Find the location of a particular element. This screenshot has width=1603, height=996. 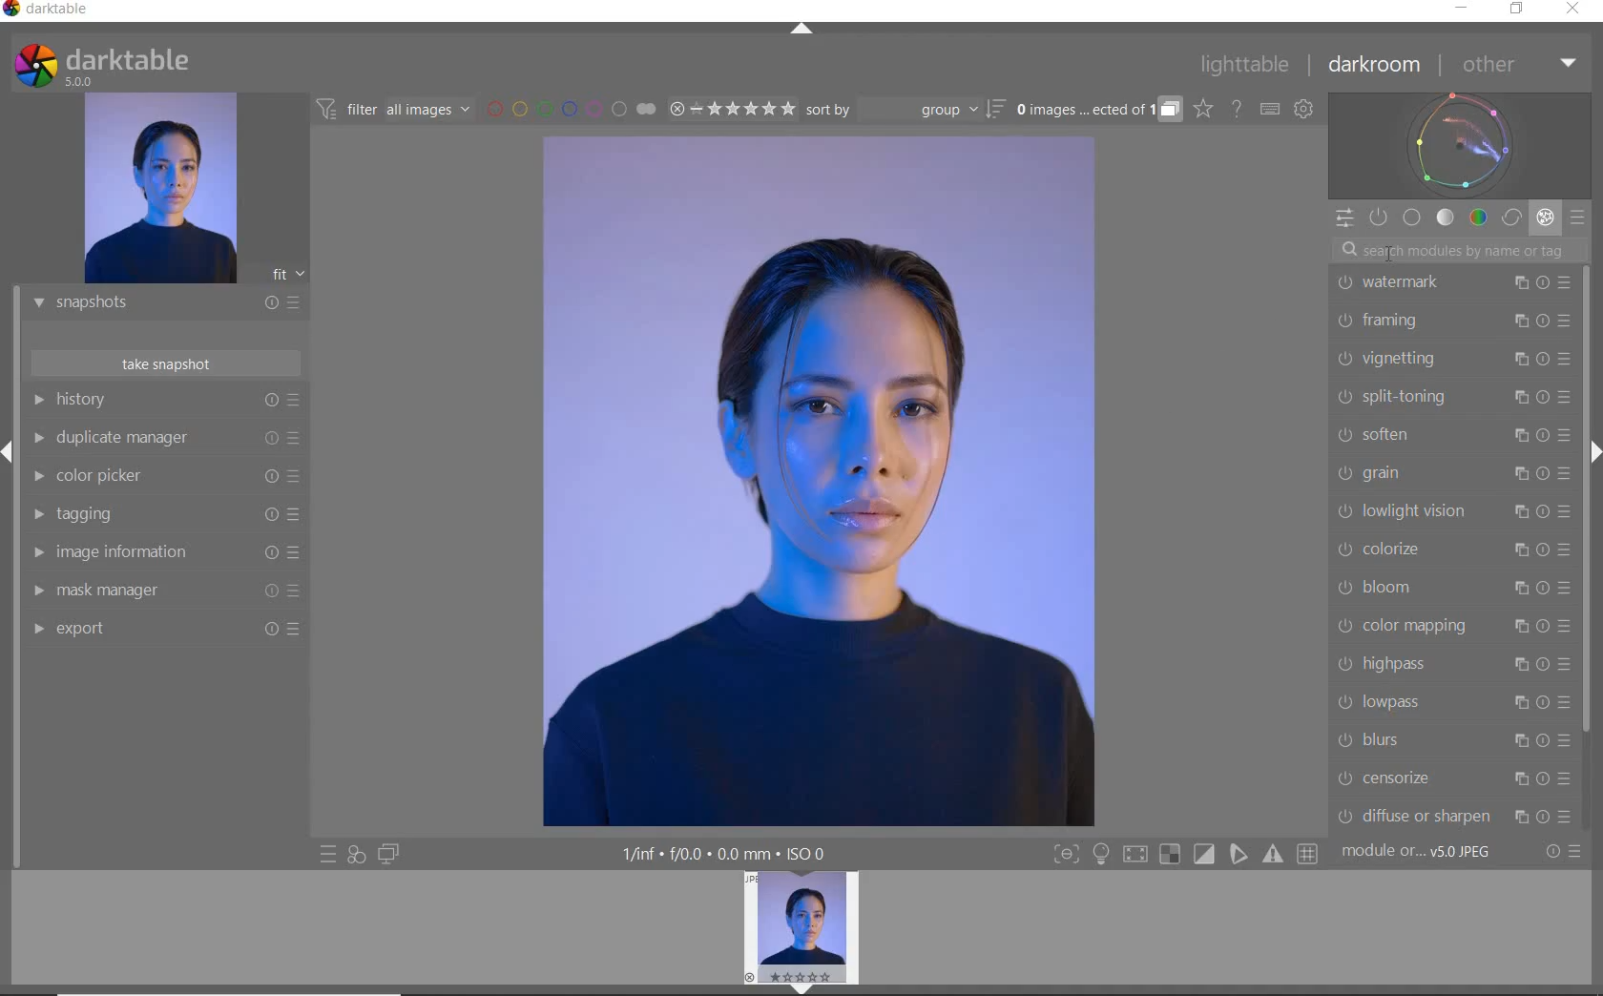

SNAPSHOTS is located at coordinates (158, 304).